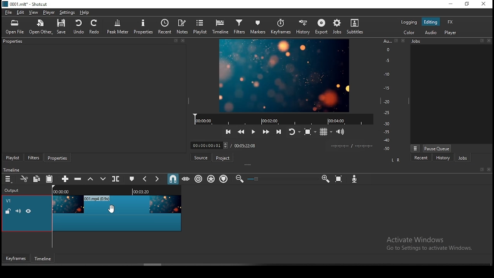 The width and height of the screenshot is (494, 278). Describe the element at coordinates (12, 170) in the screenshot. I see `timeline` at that location.